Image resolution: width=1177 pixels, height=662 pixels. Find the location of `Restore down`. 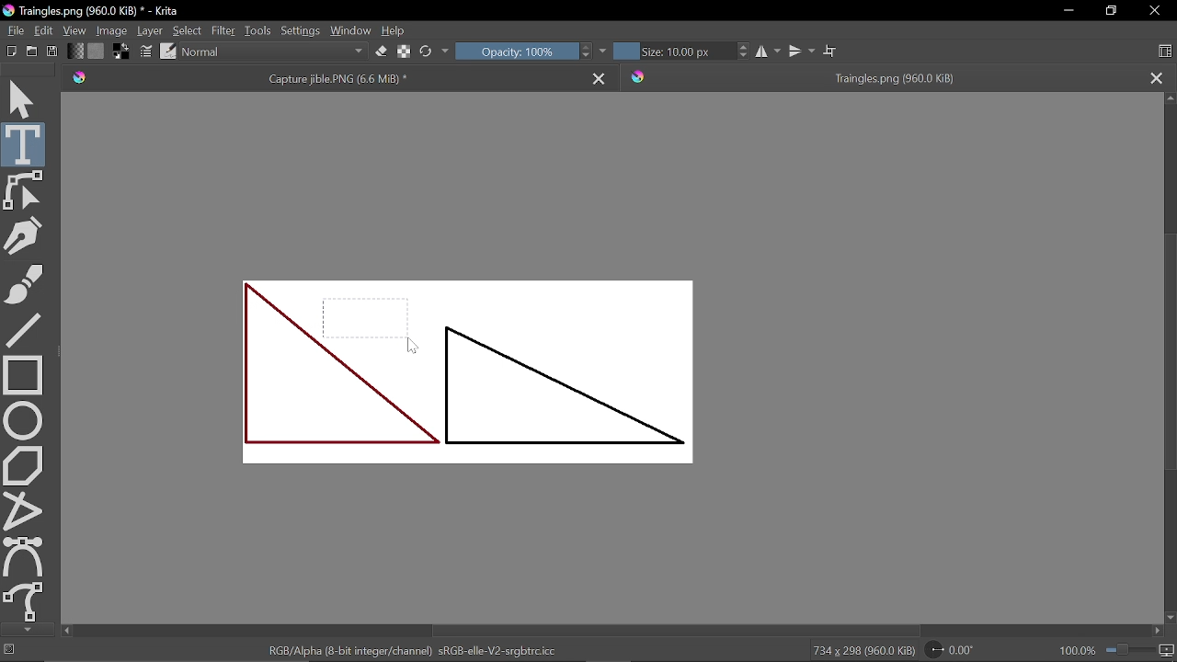

Restore down is located at coordinates (1114, 12).